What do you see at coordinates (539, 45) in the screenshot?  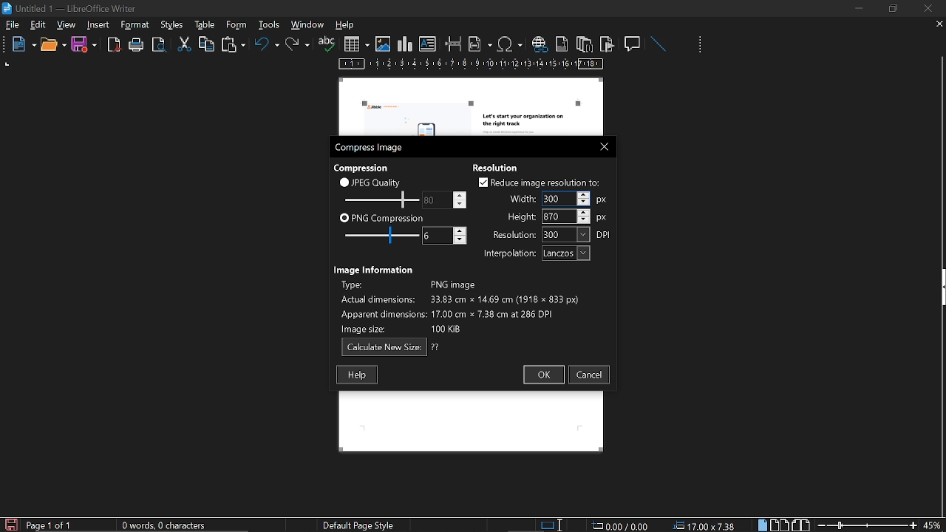 I see `insert hyperlink` at bounding box center [539, 45].